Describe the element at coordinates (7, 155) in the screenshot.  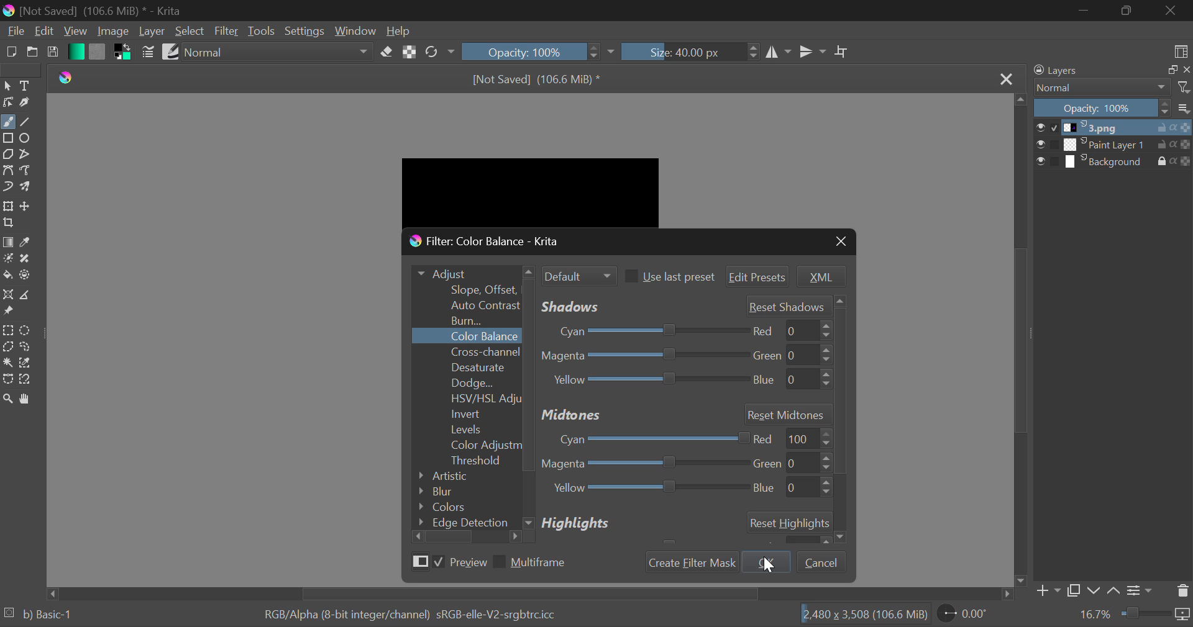
I see `Polygons` at that location.